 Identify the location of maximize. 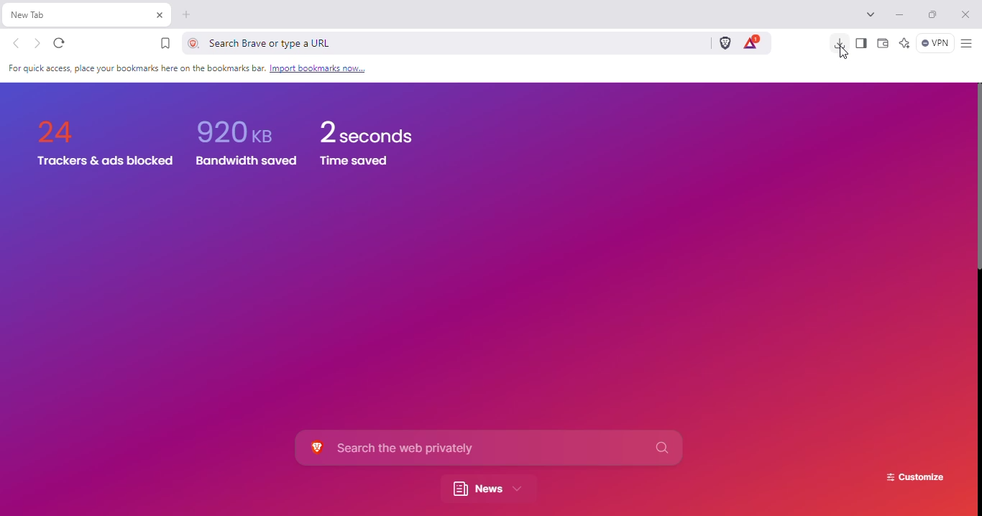
(932, 14).